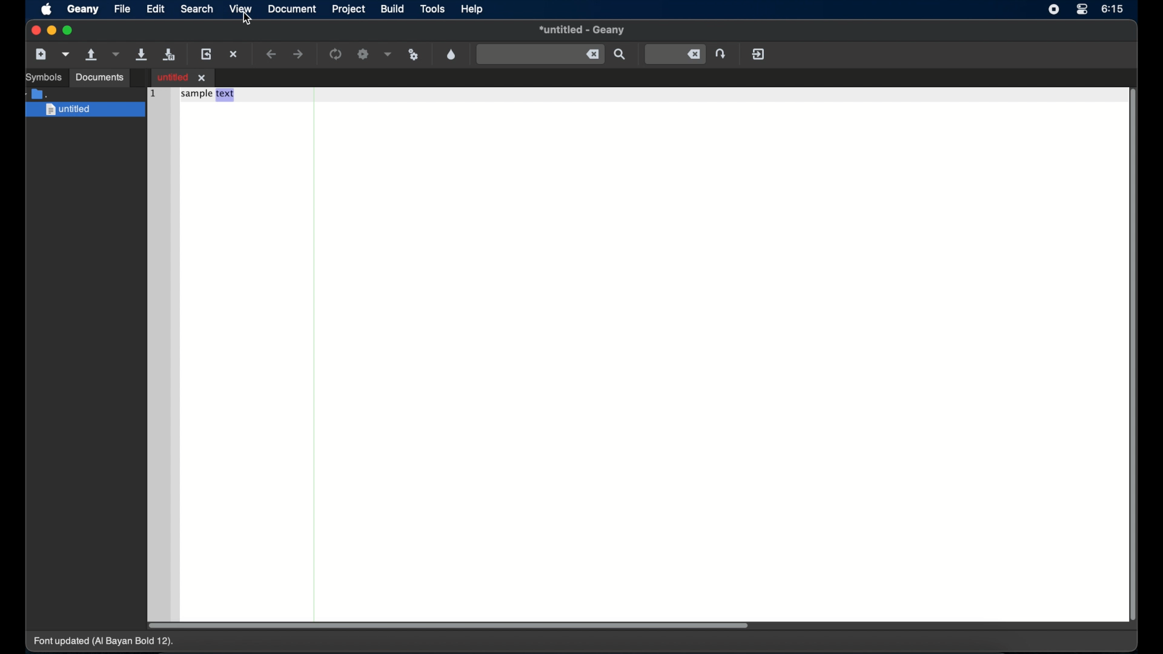 The image size is (1163, 654). Describe the element at coordinates (83, 10) in the screenshot. I see `geany` at that location.